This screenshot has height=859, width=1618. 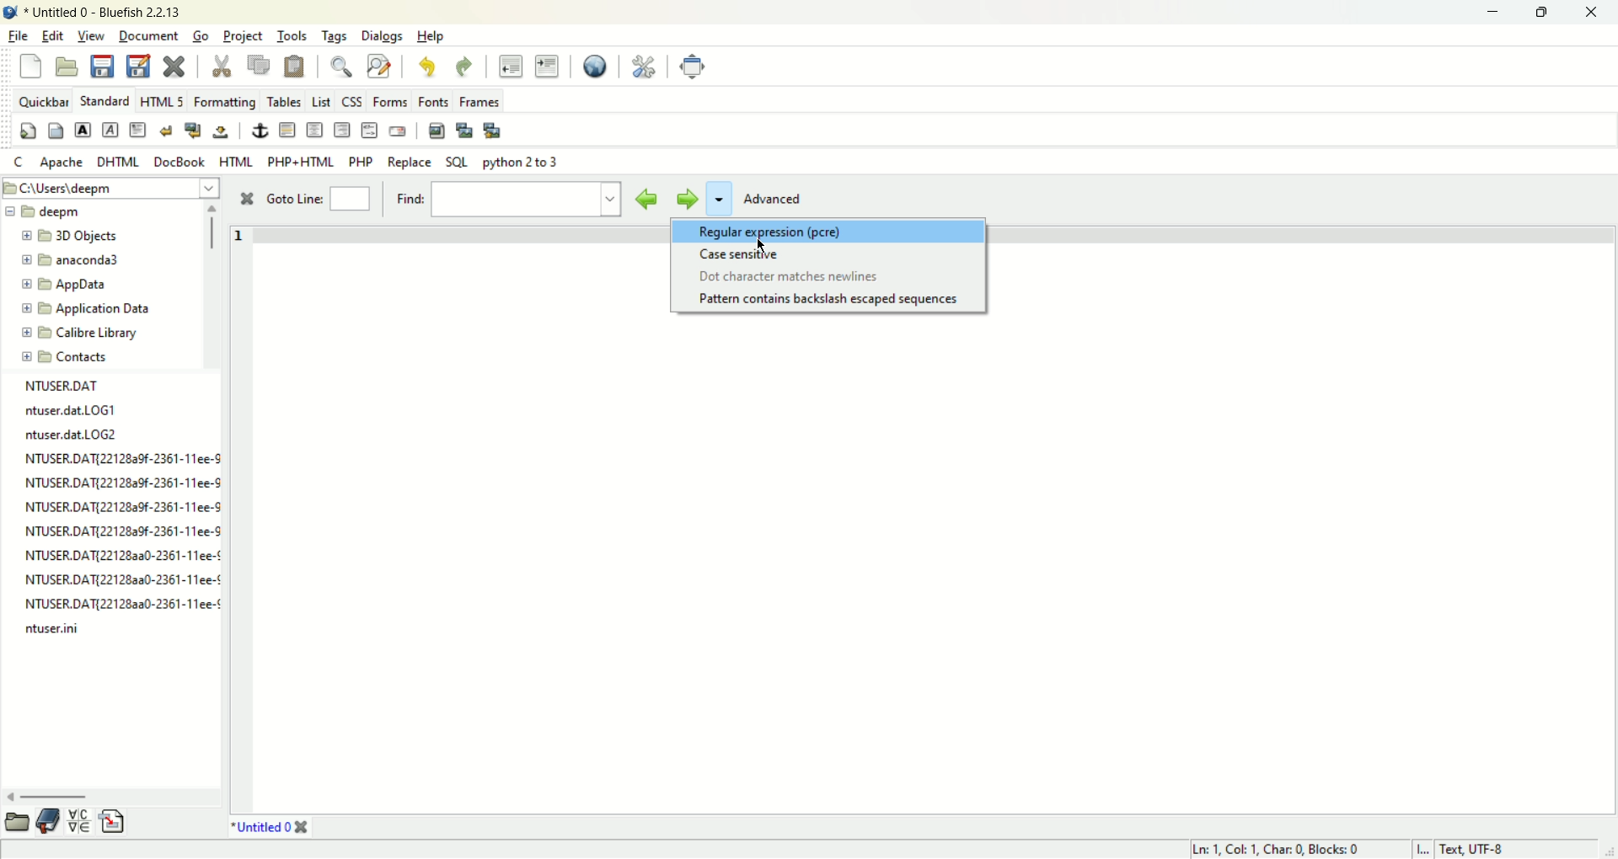 What do you see at coordinates (831, 232) in the screenshot?
I see `regular expression(pcre)` at bounding box center [831, 232].